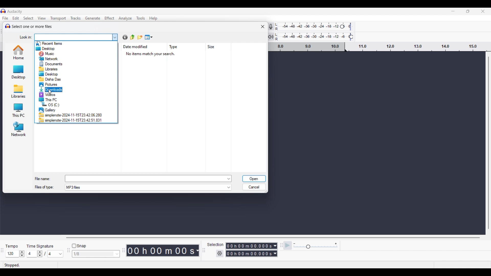 This screenshot has width=491, height=276. I want to click on Generate menu, so click(93, 18).